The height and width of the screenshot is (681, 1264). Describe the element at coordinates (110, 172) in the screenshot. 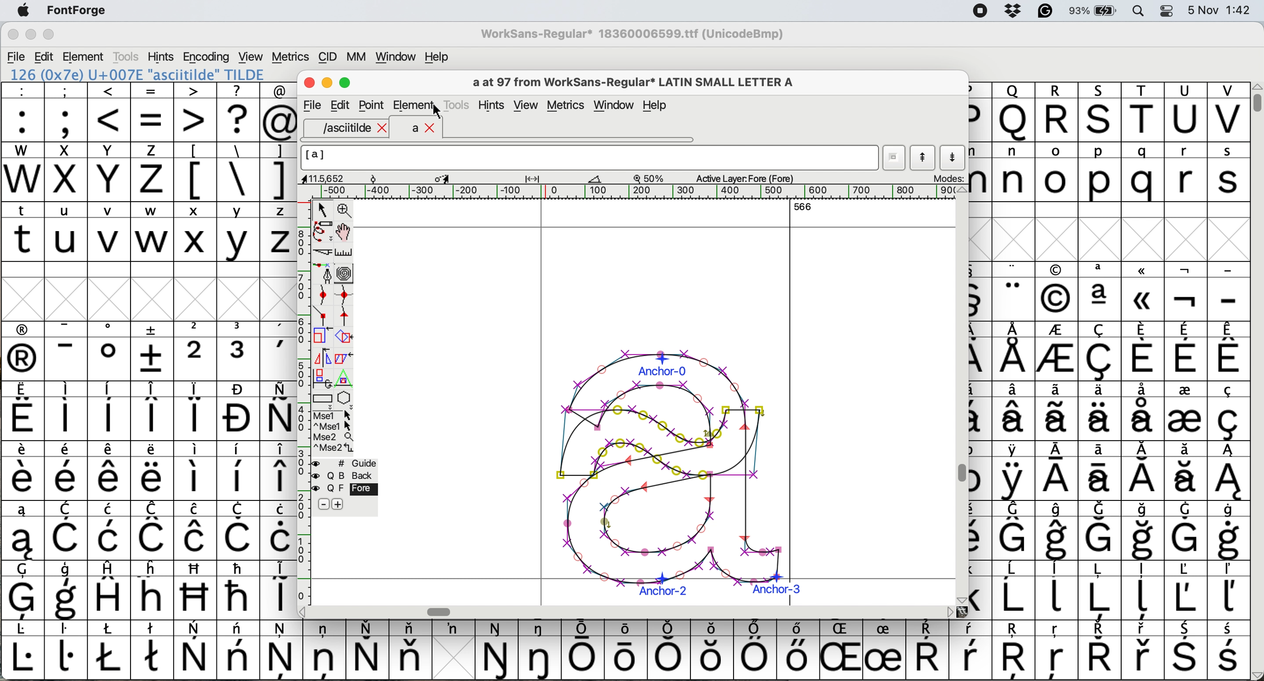

I see `Y` at that location.